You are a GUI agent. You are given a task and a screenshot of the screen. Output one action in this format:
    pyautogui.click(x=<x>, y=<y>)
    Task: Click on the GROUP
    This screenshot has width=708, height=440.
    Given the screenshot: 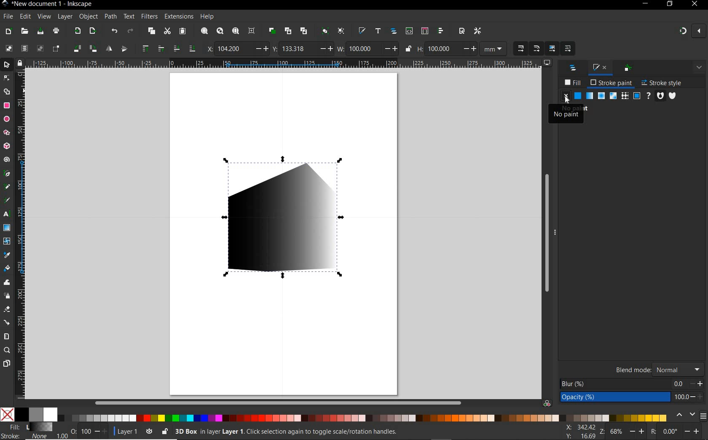 What is the action you would take?
    pyautogui.click(x=324, y=30)
    